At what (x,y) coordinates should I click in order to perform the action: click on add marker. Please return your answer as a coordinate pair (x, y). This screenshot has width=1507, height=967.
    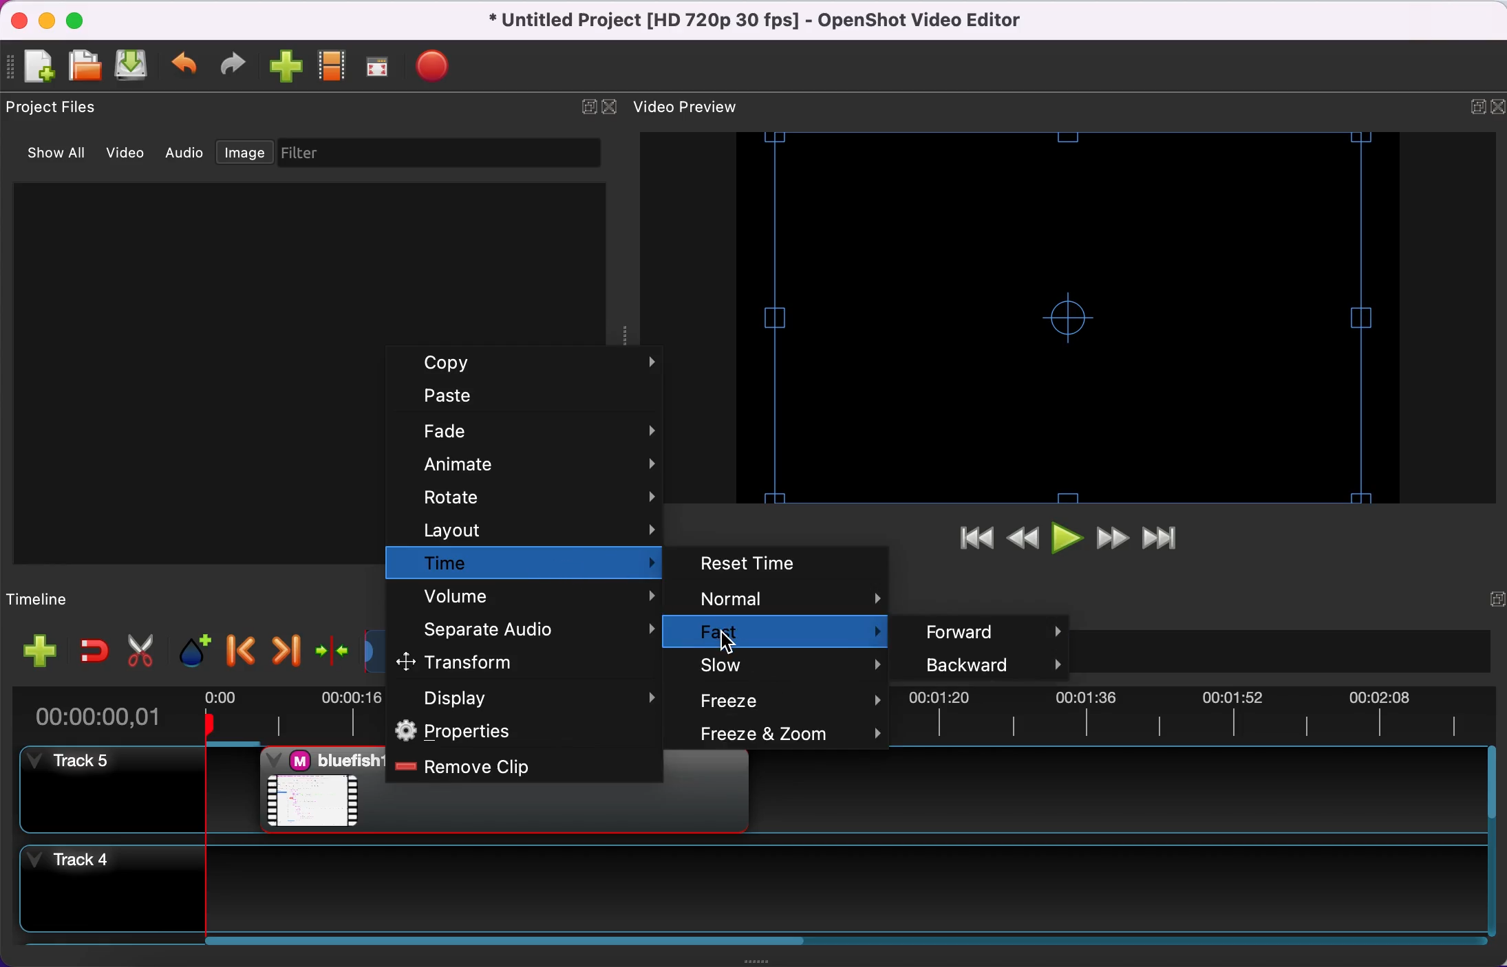
    Looking at the image, I should click on (193, 651).